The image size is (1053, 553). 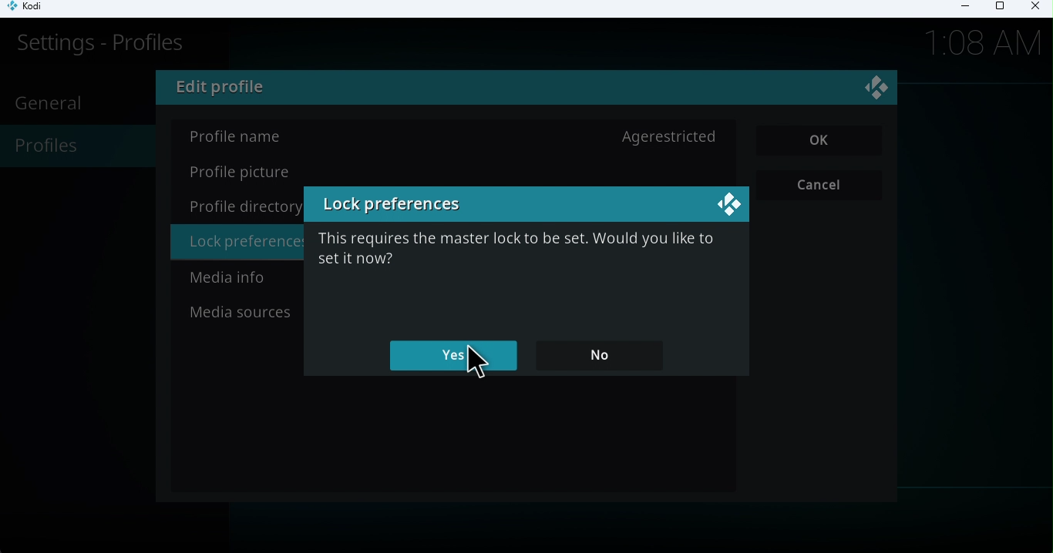 What do you see at coordinates (1033, 8) in the screenshot?
I see `Close` at bounding box center [1033, 8].